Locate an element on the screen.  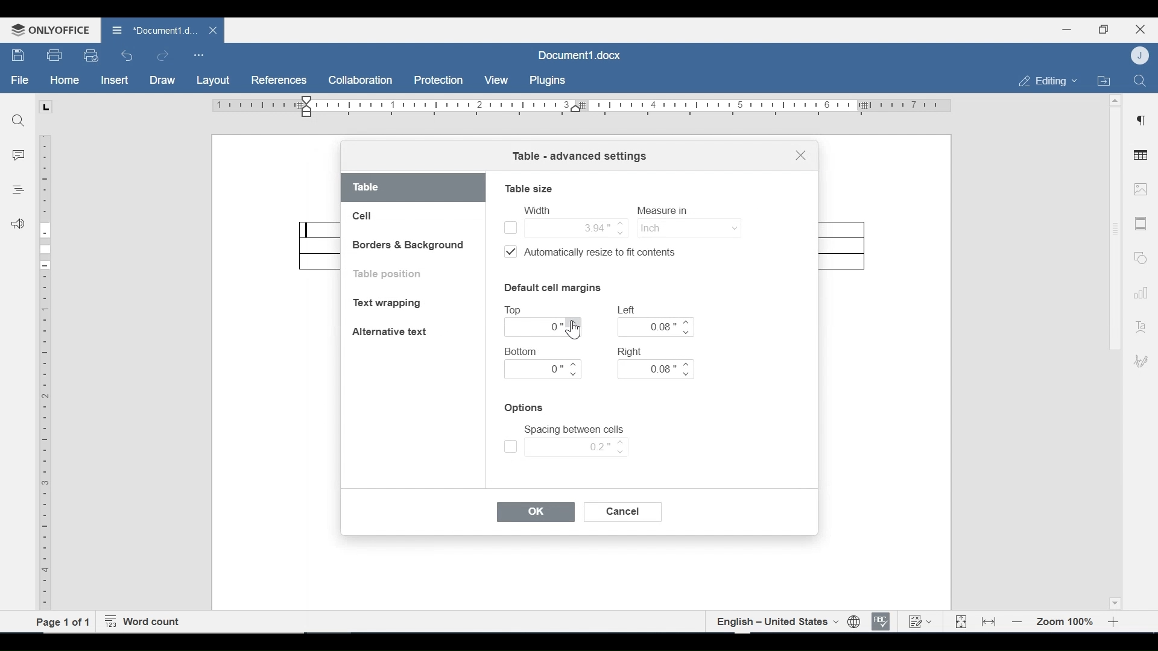
English- united states is located at coordinates (776, 621).